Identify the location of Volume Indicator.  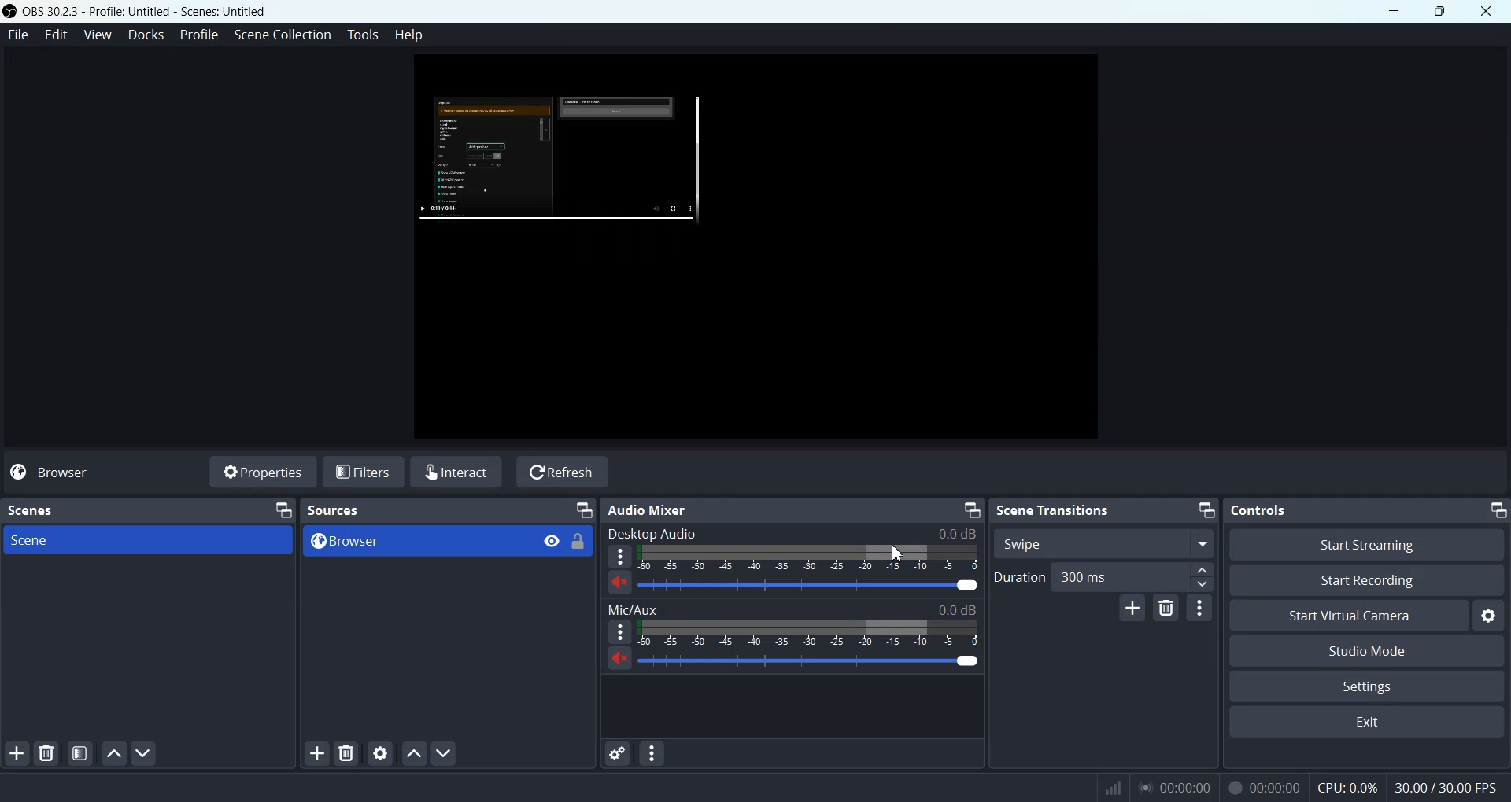
(812, 557).